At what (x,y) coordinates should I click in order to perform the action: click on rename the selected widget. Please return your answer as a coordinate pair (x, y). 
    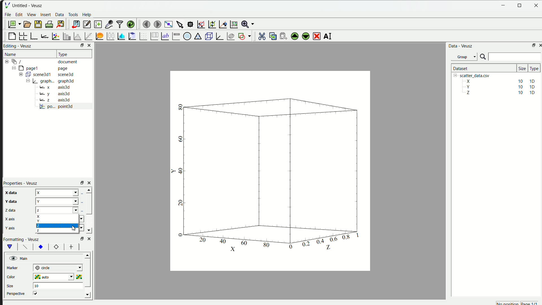
    Looking at the image, I should click on (327, 36).